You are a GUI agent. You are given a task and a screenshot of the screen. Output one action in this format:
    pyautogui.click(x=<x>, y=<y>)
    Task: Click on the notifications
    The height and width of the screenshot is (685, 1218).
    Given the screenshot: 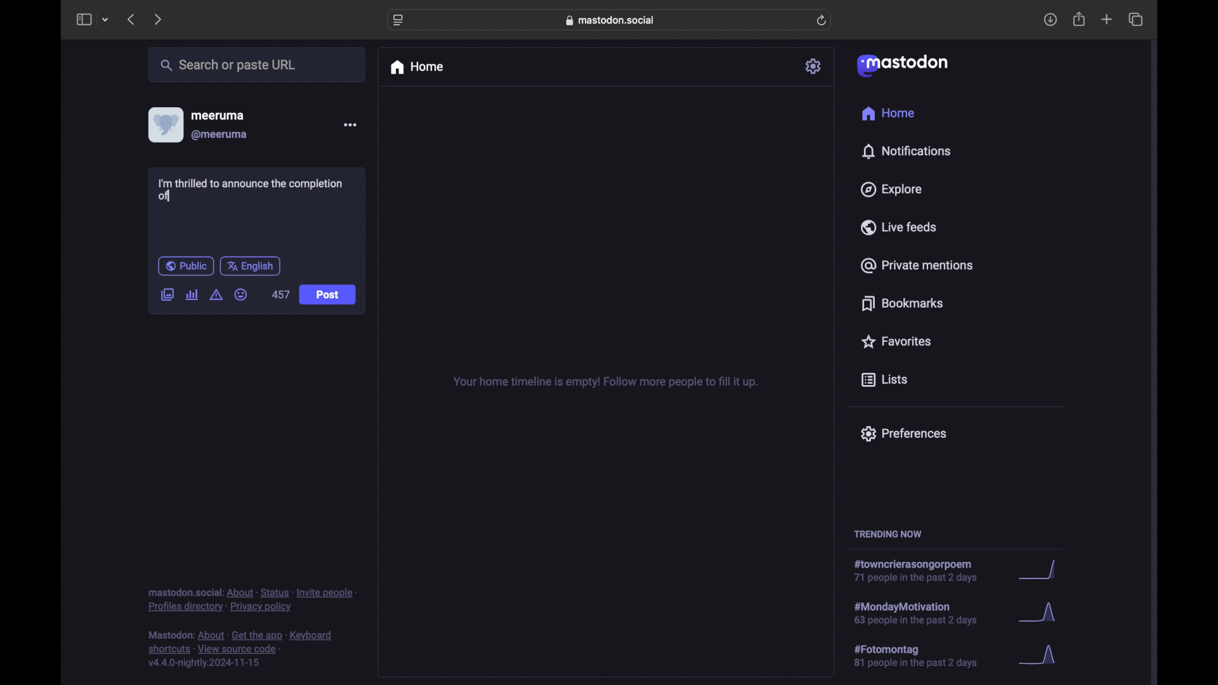 What is the action you would take?
    pyautogui.click(x=906, y=152)
    